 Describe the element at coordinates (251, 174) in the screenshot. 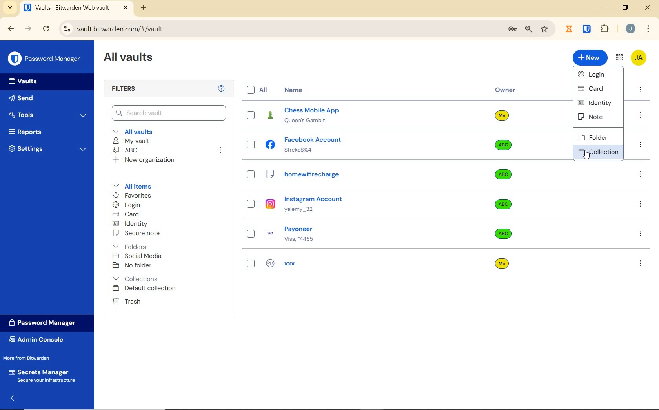

I see `select entry` at that location.